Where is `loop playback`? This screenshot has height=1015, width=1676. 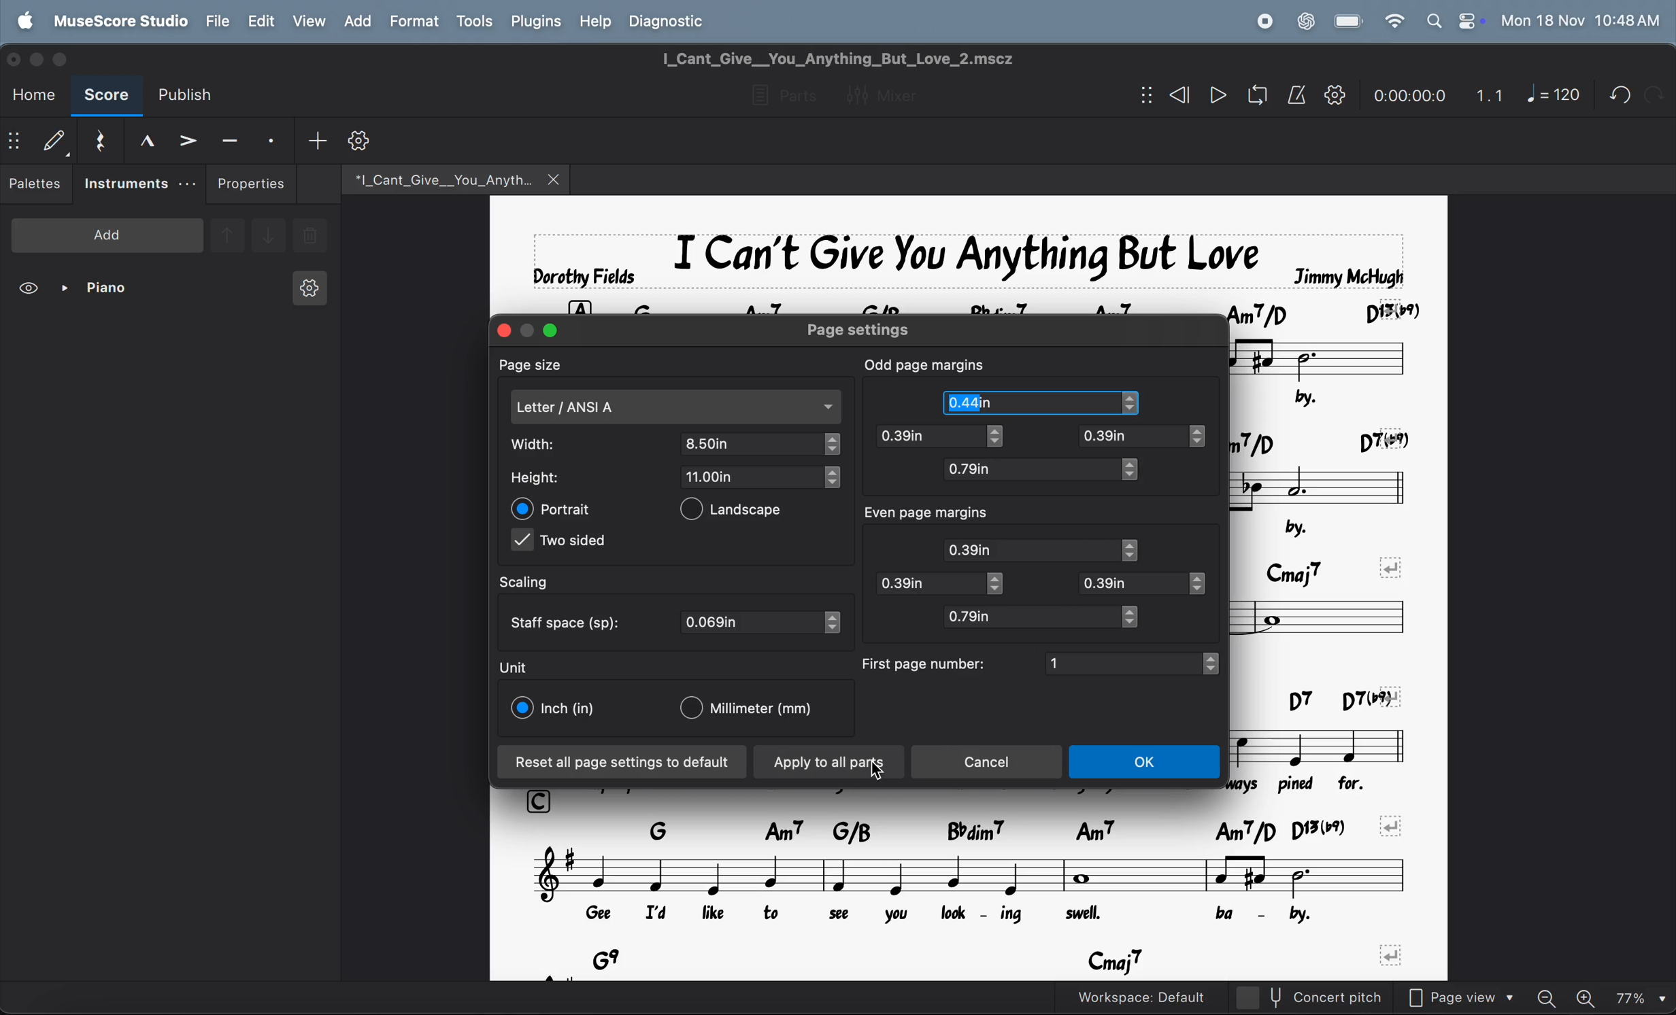 loop playback is located at coordinates (1238, 97).